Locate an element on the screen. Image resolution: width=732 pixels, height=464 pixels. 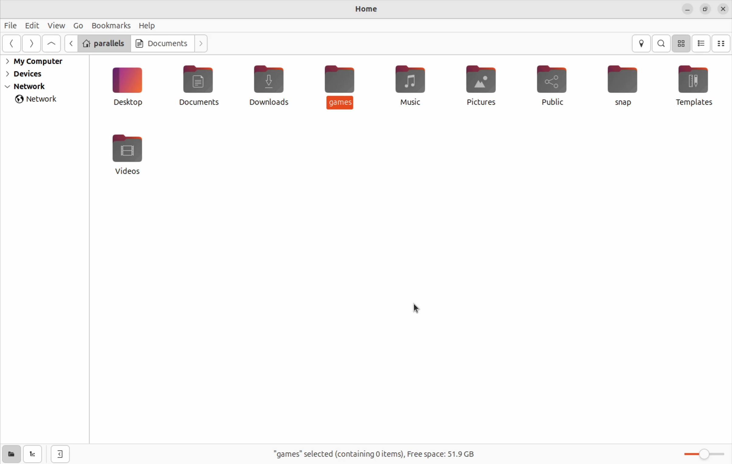
network is located at coordinates (40, 99).